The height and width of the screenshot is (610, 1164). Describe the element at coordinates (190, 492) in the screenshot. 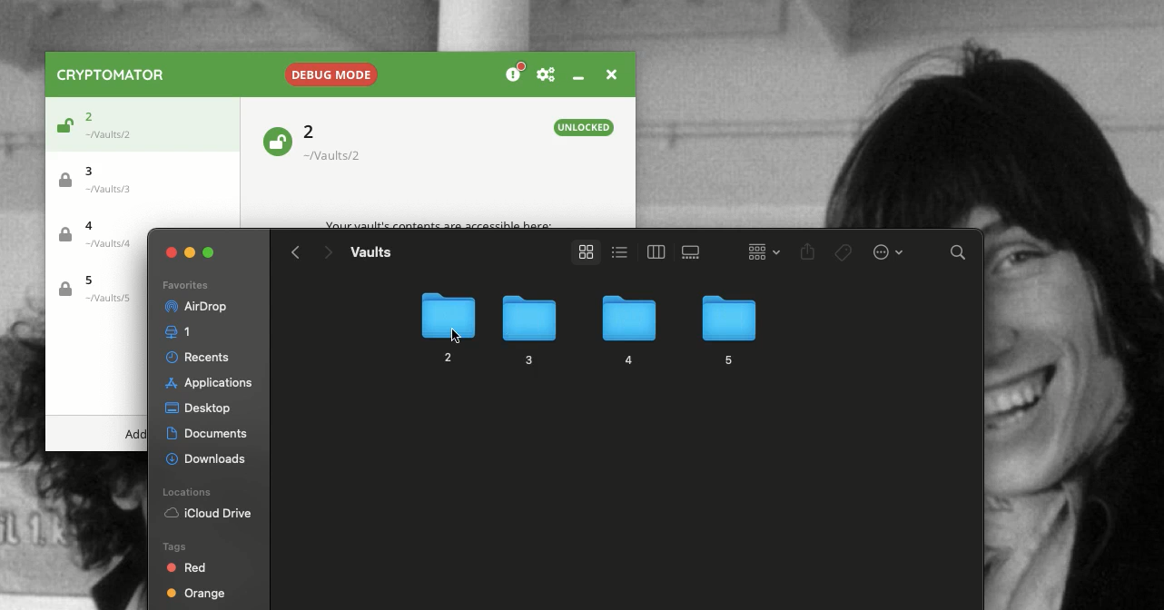

I see `Locations` at that location.